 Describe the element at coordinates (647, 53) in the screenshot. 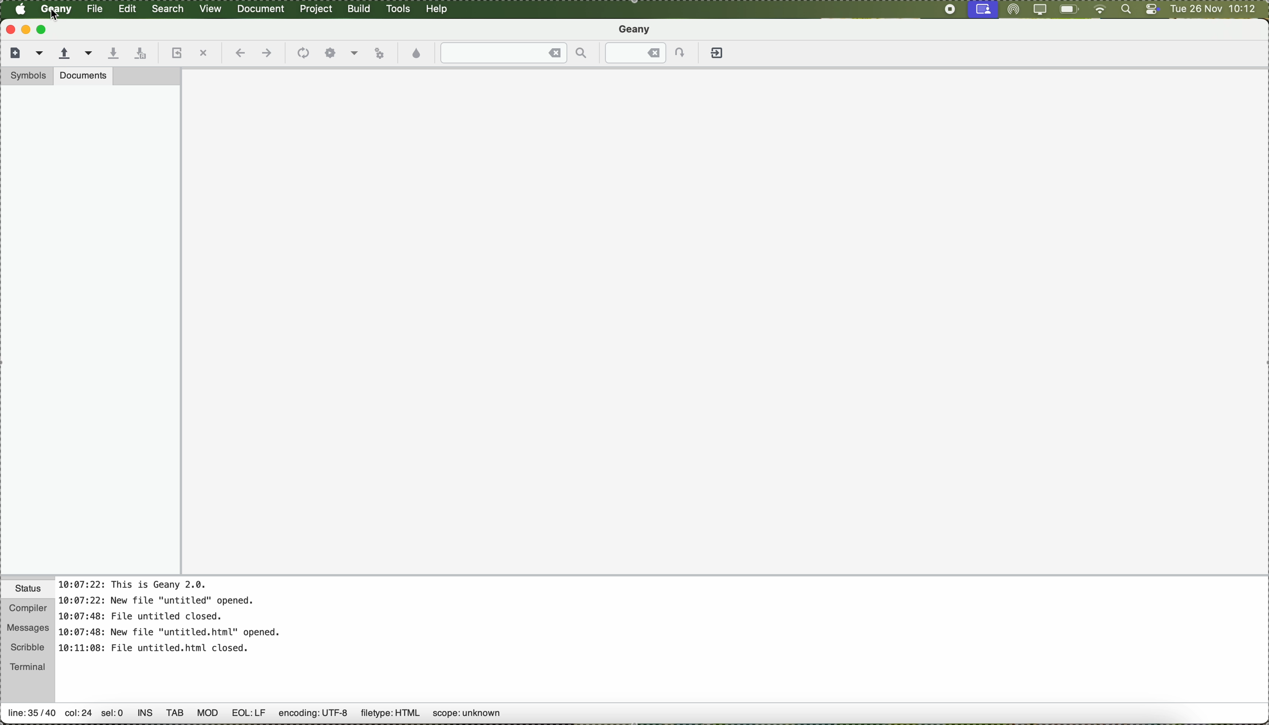

I see `jump to the entered line number` at that location.